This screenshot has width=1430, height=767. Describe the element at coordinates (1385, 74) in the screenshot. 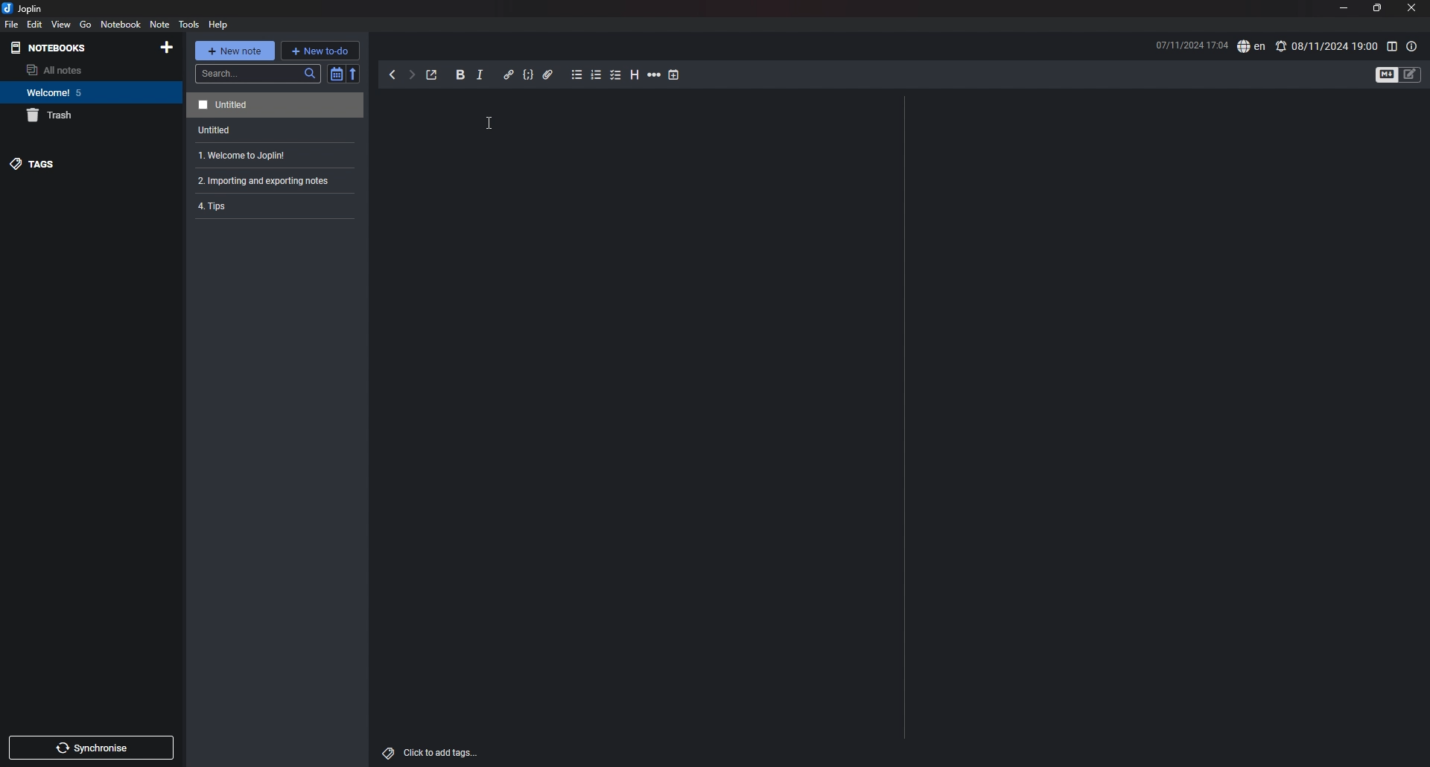

I see `toggle editor` at that location.